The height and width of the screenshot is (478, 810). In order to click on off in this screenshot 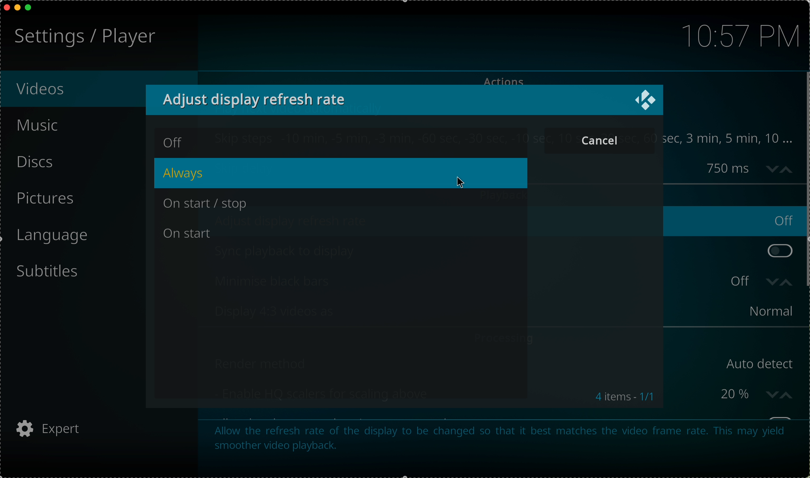, I will do `click(743, 281)`.